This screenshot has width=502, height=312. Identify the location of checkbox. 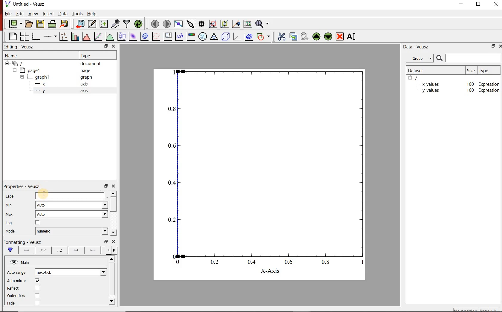
(38, 222).